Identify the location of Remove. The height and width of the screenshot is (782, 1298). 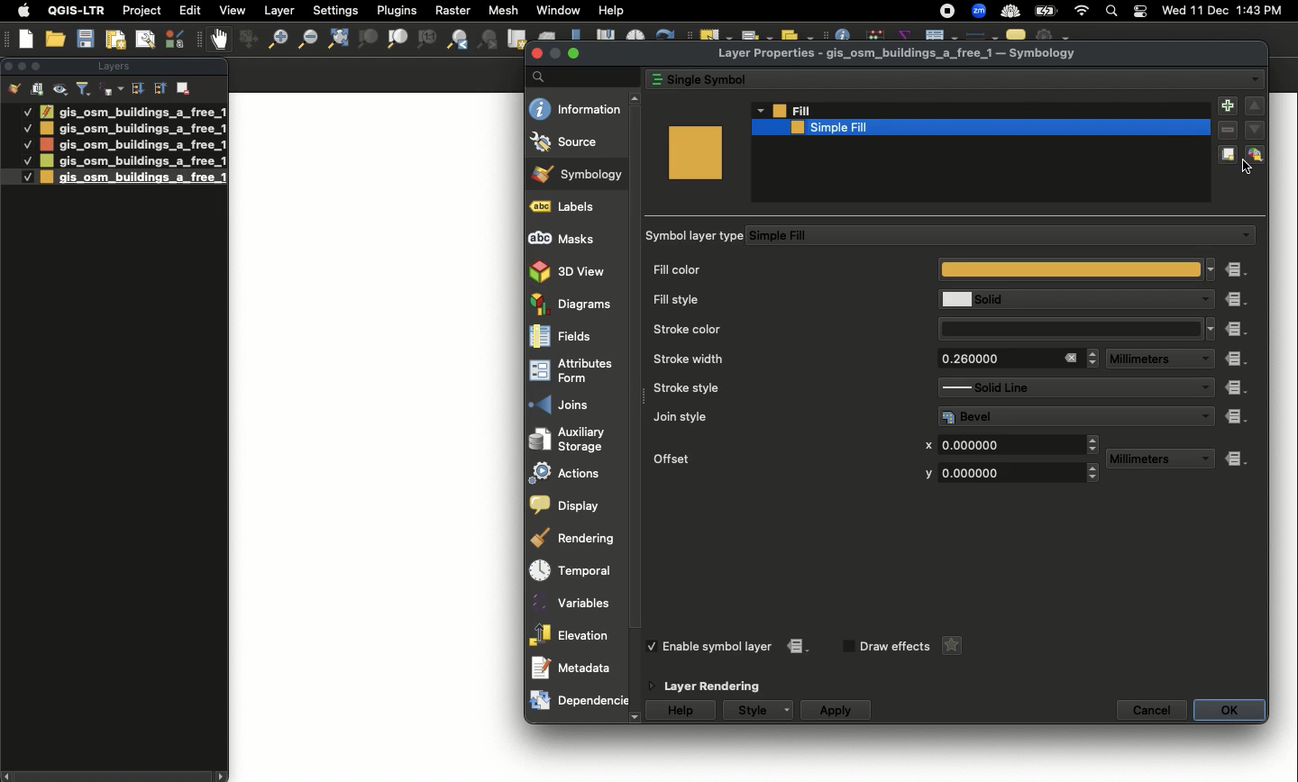
(185, 86).